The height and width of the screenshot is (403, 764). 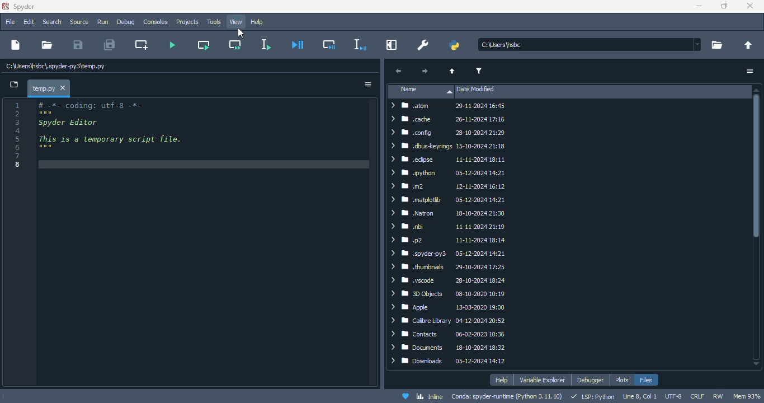 I want to click on minimize, so click(x=698, y=6).